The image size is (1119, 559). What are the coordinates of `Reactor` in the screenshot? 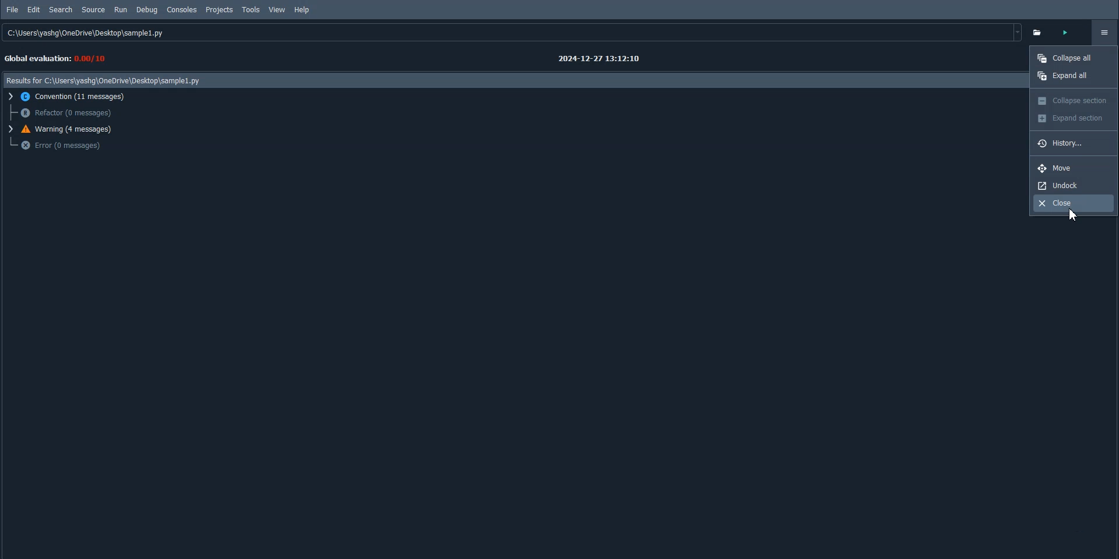 It's located at (65, 113).